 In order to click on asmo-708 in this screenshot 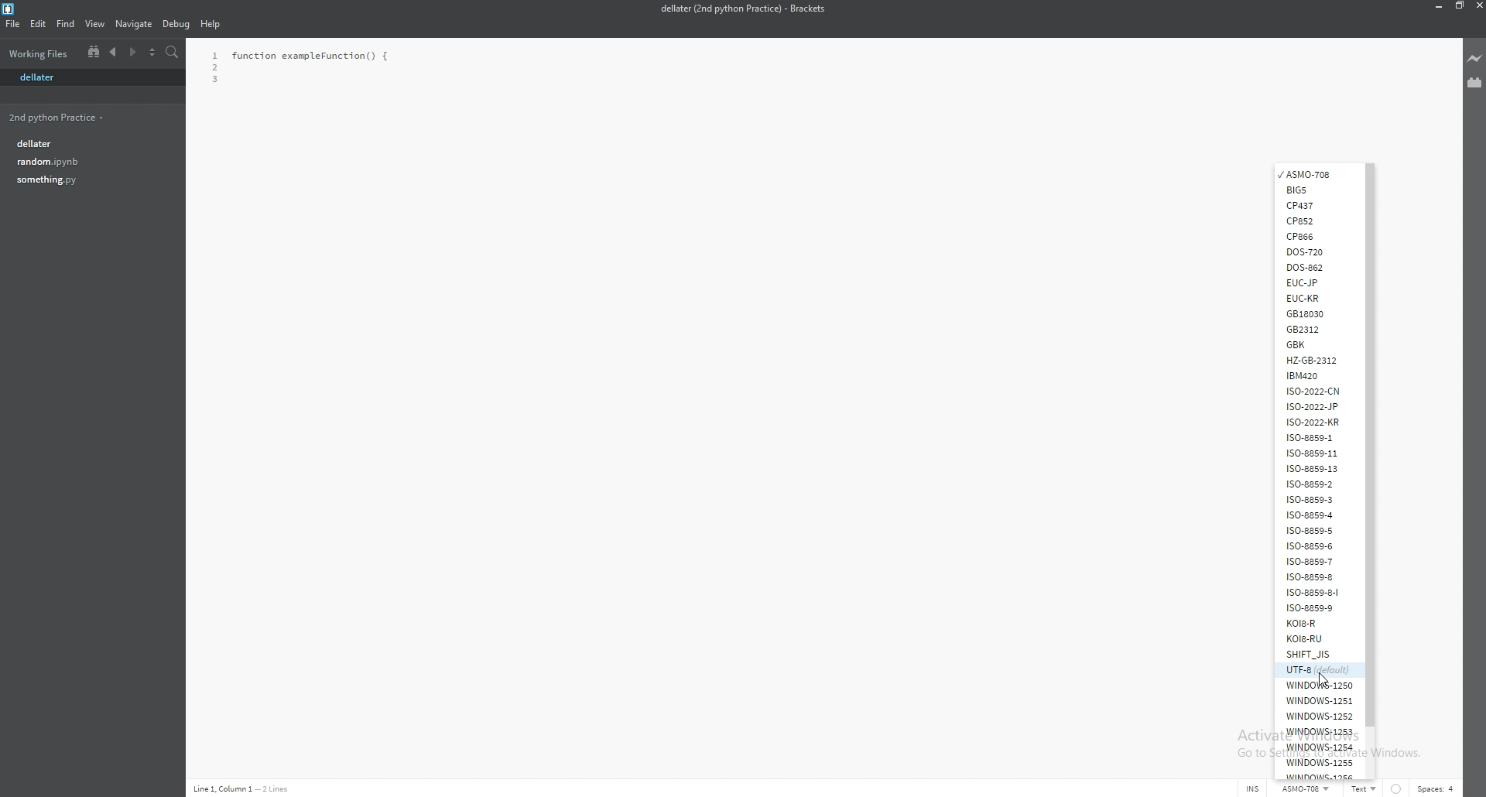, I will do `click(1317, 174)`.